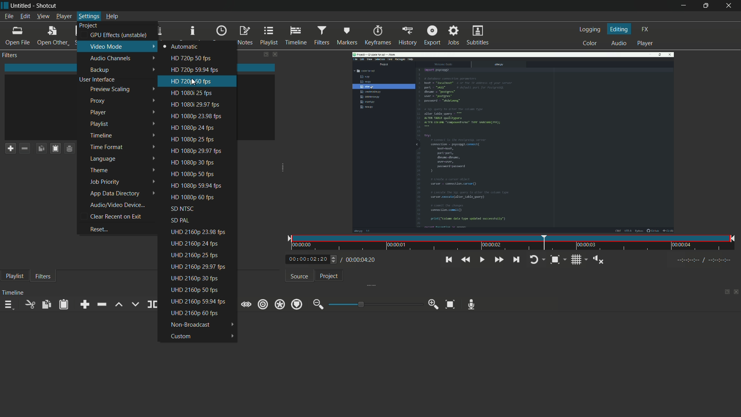  What do you see at coordinates (10, 55) in the screenshot?
I see `filters` at bounding box center [10, 55].